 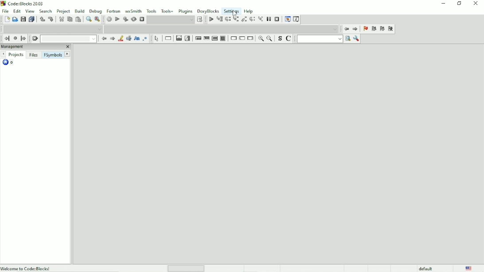 I want to click on Block instruction, so click(x=223, y=39).